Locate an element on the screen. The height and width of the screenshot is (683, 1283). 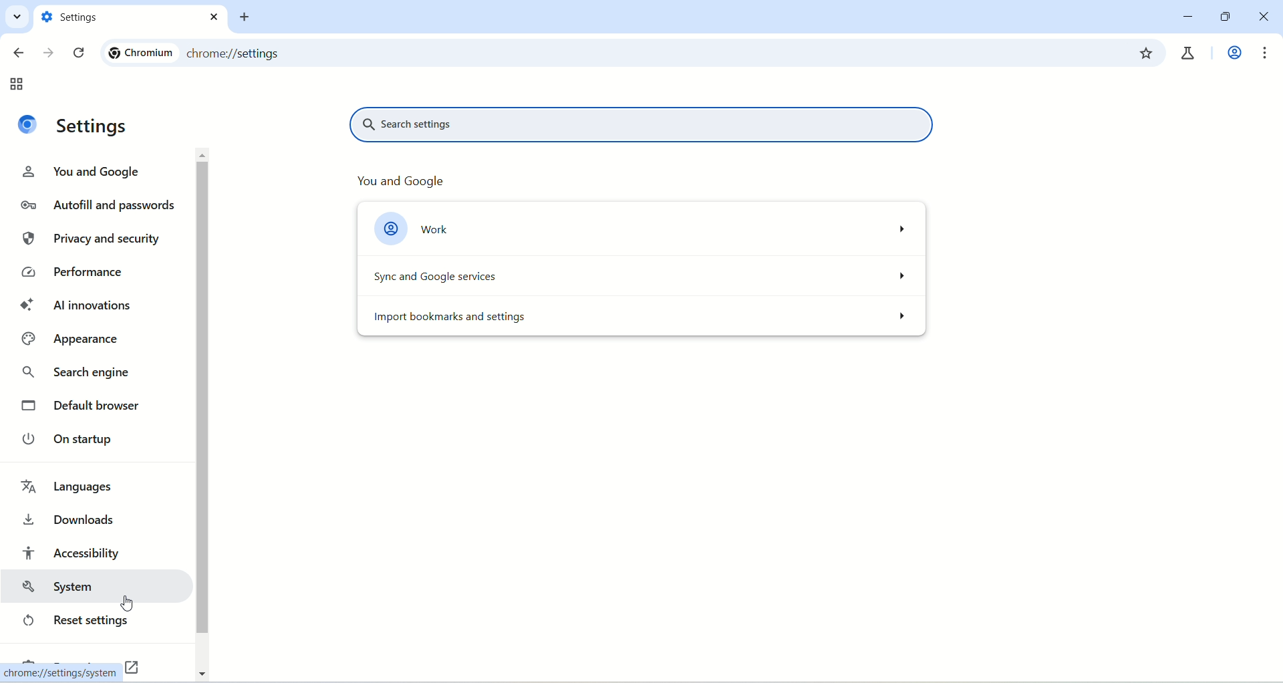
autofill and passwords is located at coordinates (98, 206).